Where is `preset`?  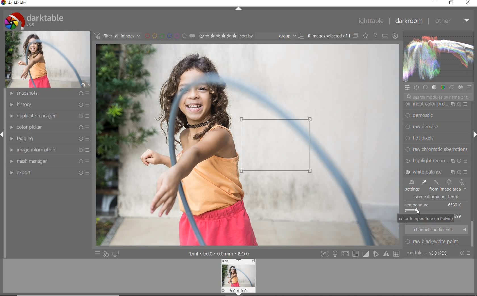
preset is located at coordinates (470, 88).